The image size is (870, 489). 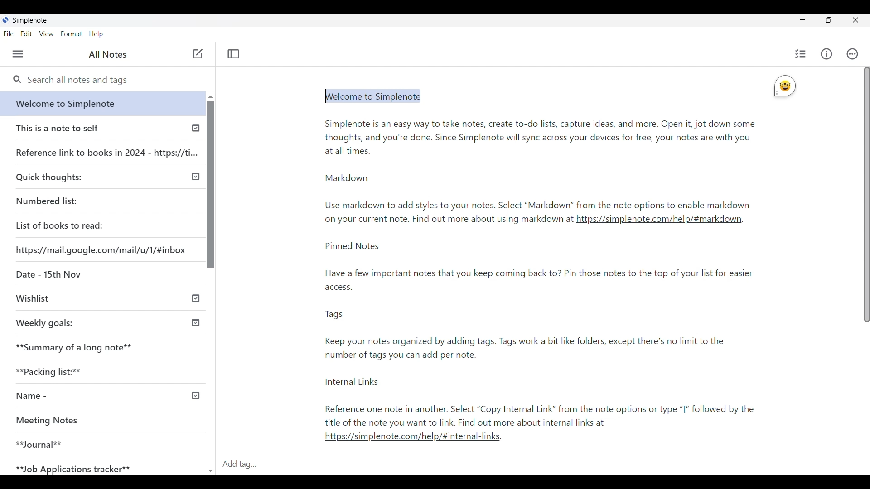 What do you see at coordinates (99, 103) in the screenshot?
I see `Current note highlighted` at bounding box center [99, 103].